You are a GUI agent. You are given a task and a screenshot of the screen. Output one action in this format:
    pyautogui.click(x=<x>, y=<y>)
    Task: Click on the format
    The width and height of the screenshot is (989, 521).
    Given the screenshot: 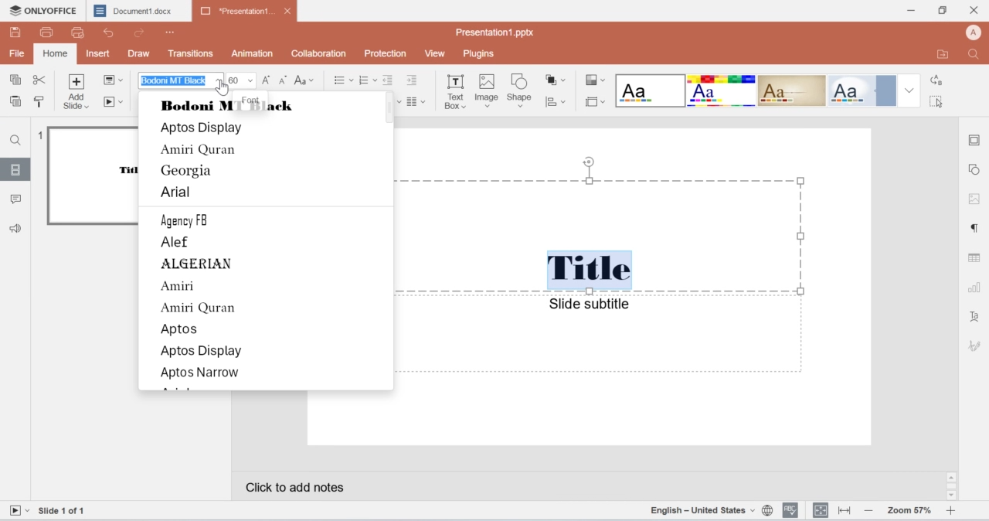 What is the action you would take?
    pyautogui.click(x=769, y=90)
    